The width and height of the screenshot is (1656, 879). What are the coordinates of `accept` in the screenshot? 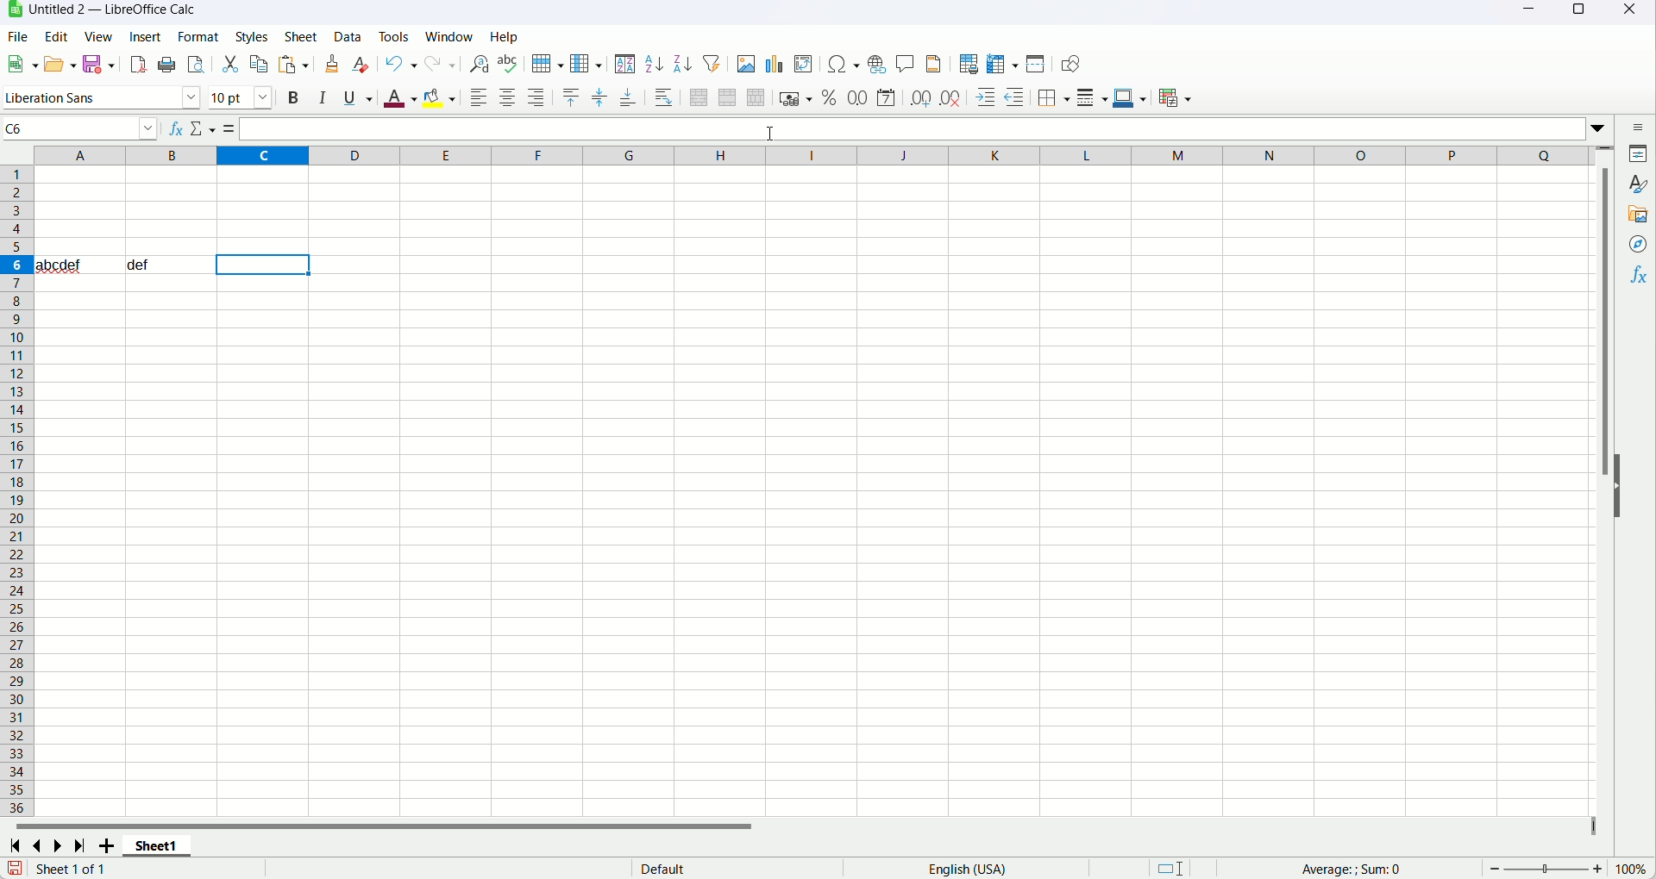 It's located at (223, 128).